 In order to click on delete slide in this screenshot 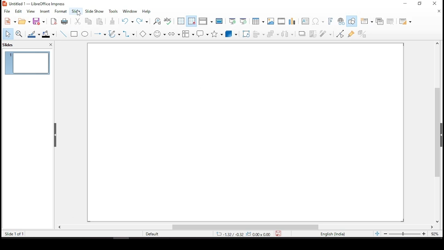, I will do `click(390, 21)`.